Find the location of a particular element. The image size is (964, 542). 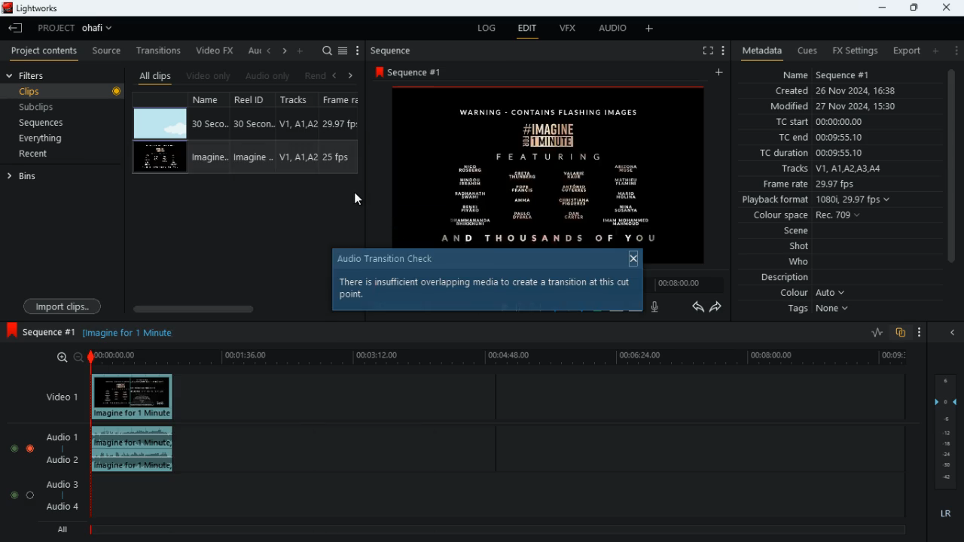

who is located at coordinates (802, 262).